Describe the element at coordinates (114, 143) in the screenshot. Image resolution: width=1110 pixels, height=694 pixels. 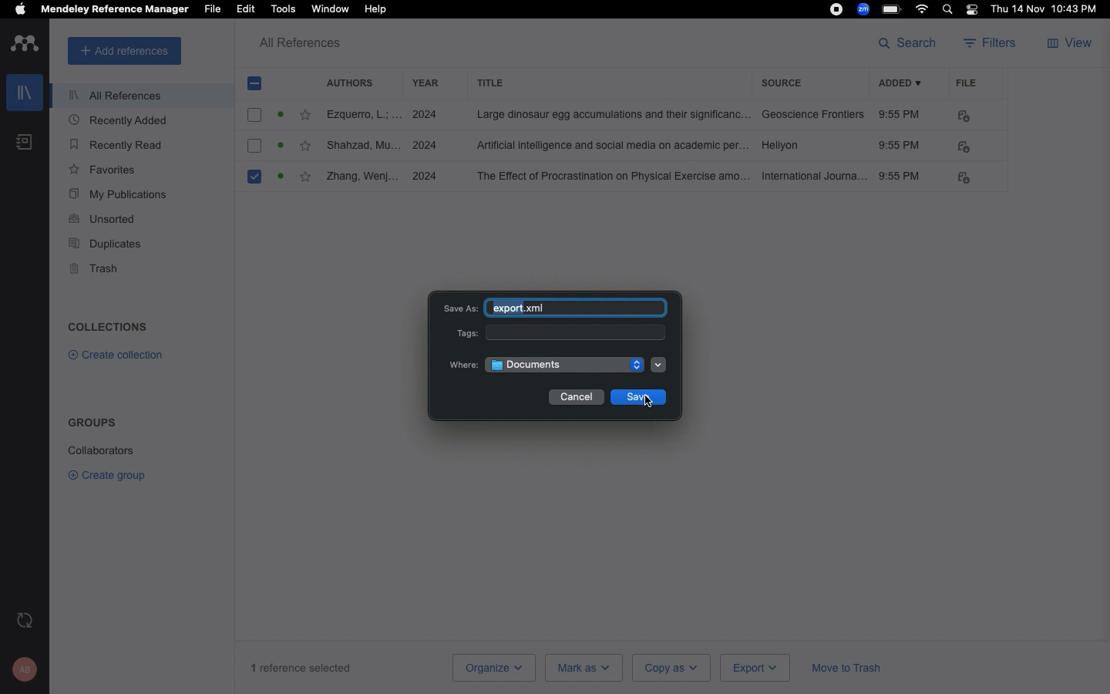
I see `Recently read` at that location.